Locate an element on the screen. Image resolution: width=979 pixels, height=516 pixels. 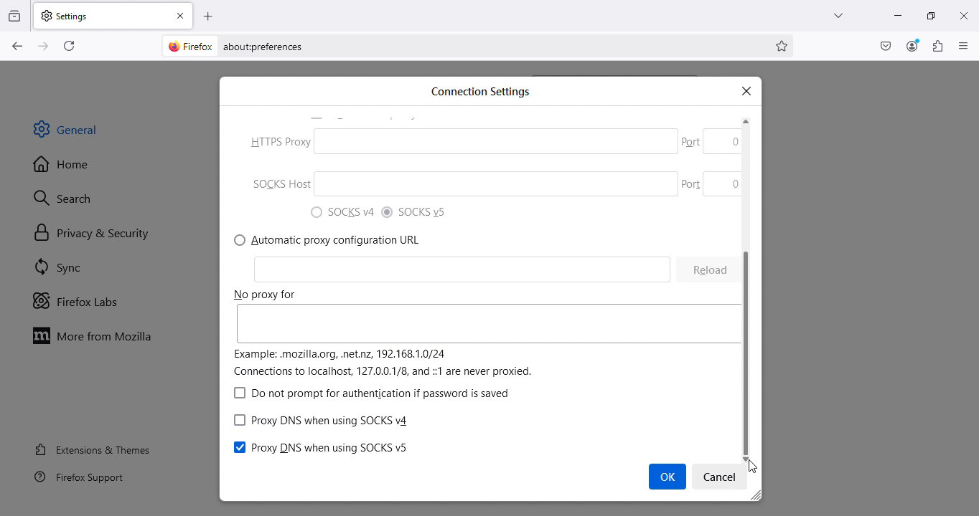
Open a new tab is located at coordinates (209, 16).